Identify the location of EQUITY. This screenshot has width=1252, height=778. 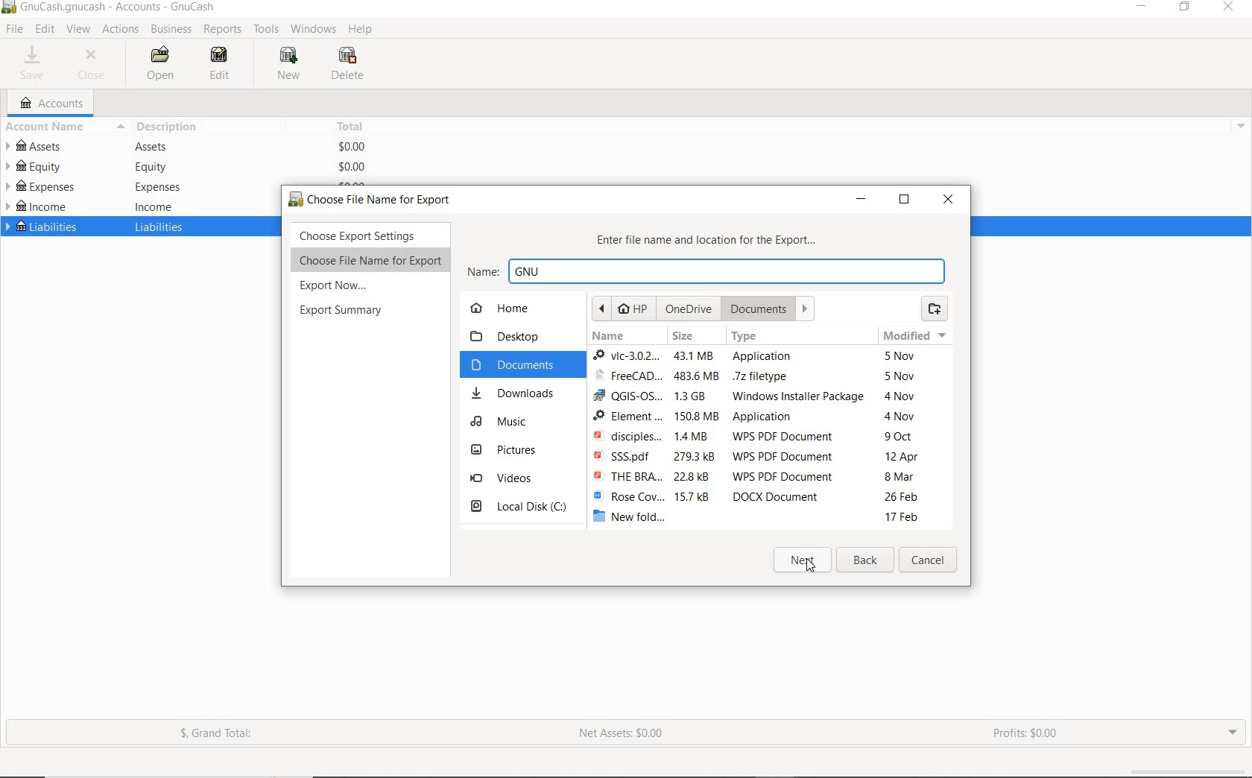
(39, 166).